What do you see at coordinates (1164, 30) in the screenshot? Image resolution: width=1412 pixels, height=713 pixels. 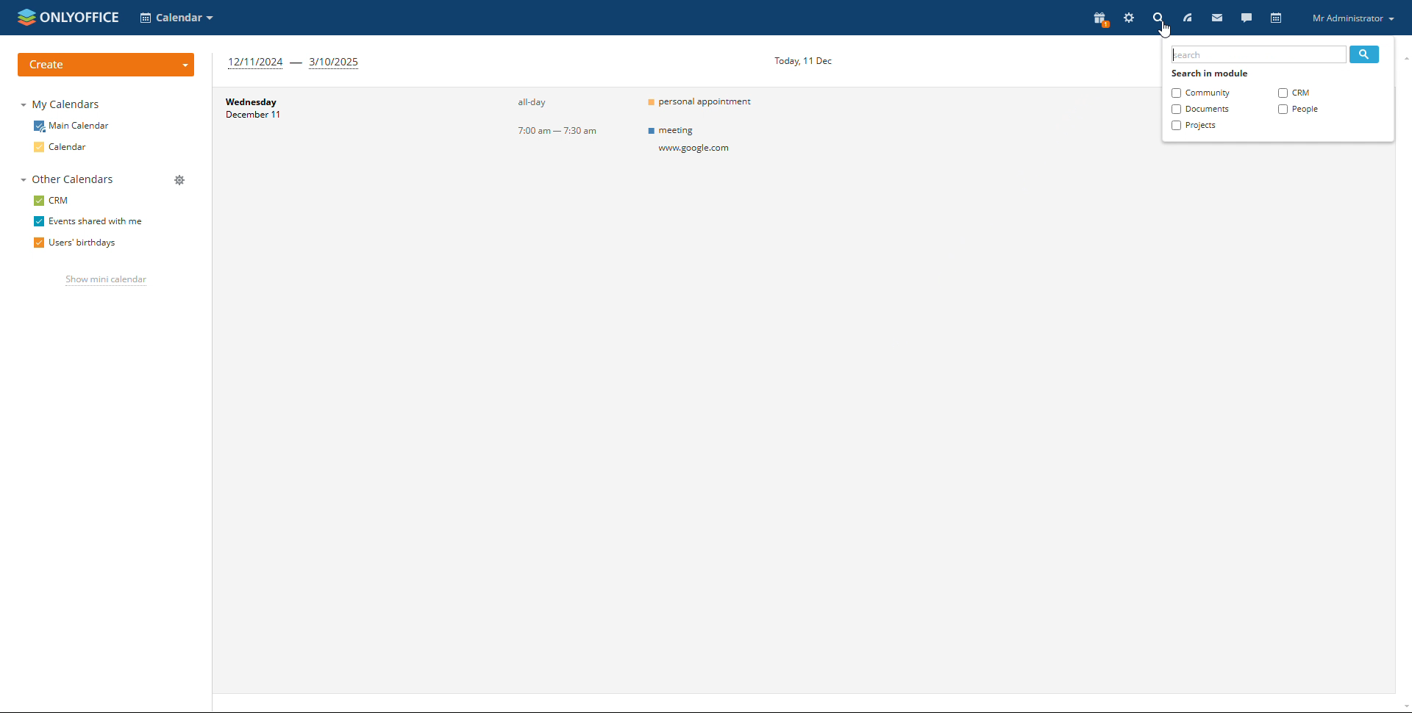 I see `cursor` at bounding box center [1164, 30].